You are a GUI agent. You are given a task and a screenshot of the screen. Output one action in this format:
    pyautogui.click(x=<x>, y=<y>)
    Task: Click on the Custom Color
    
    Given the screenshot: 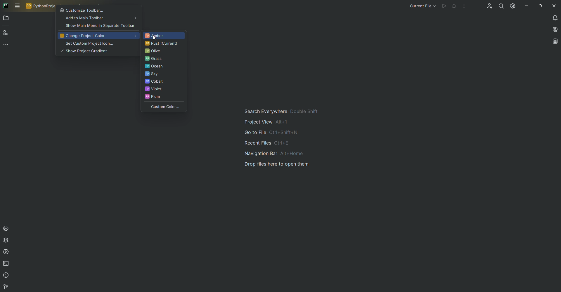 What is the action you would take?
    pyautogui.click(x=163, y=107)
    